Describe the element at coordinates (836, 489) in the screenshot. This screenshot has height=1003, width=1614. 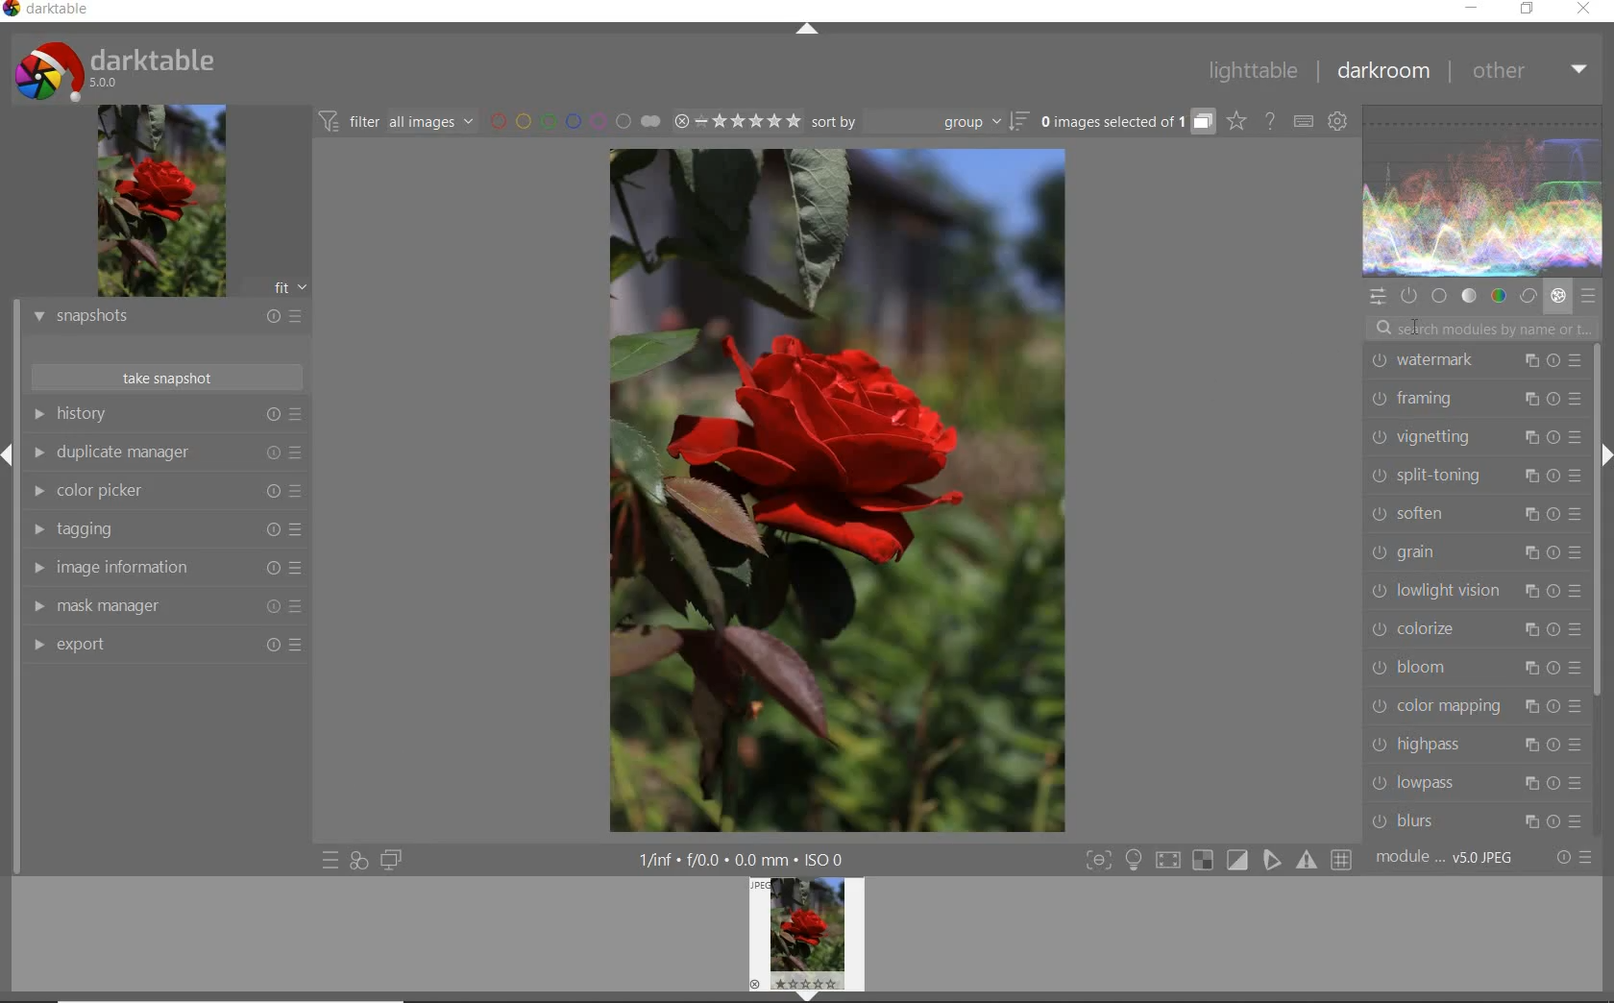
I see `selected image` at that location.